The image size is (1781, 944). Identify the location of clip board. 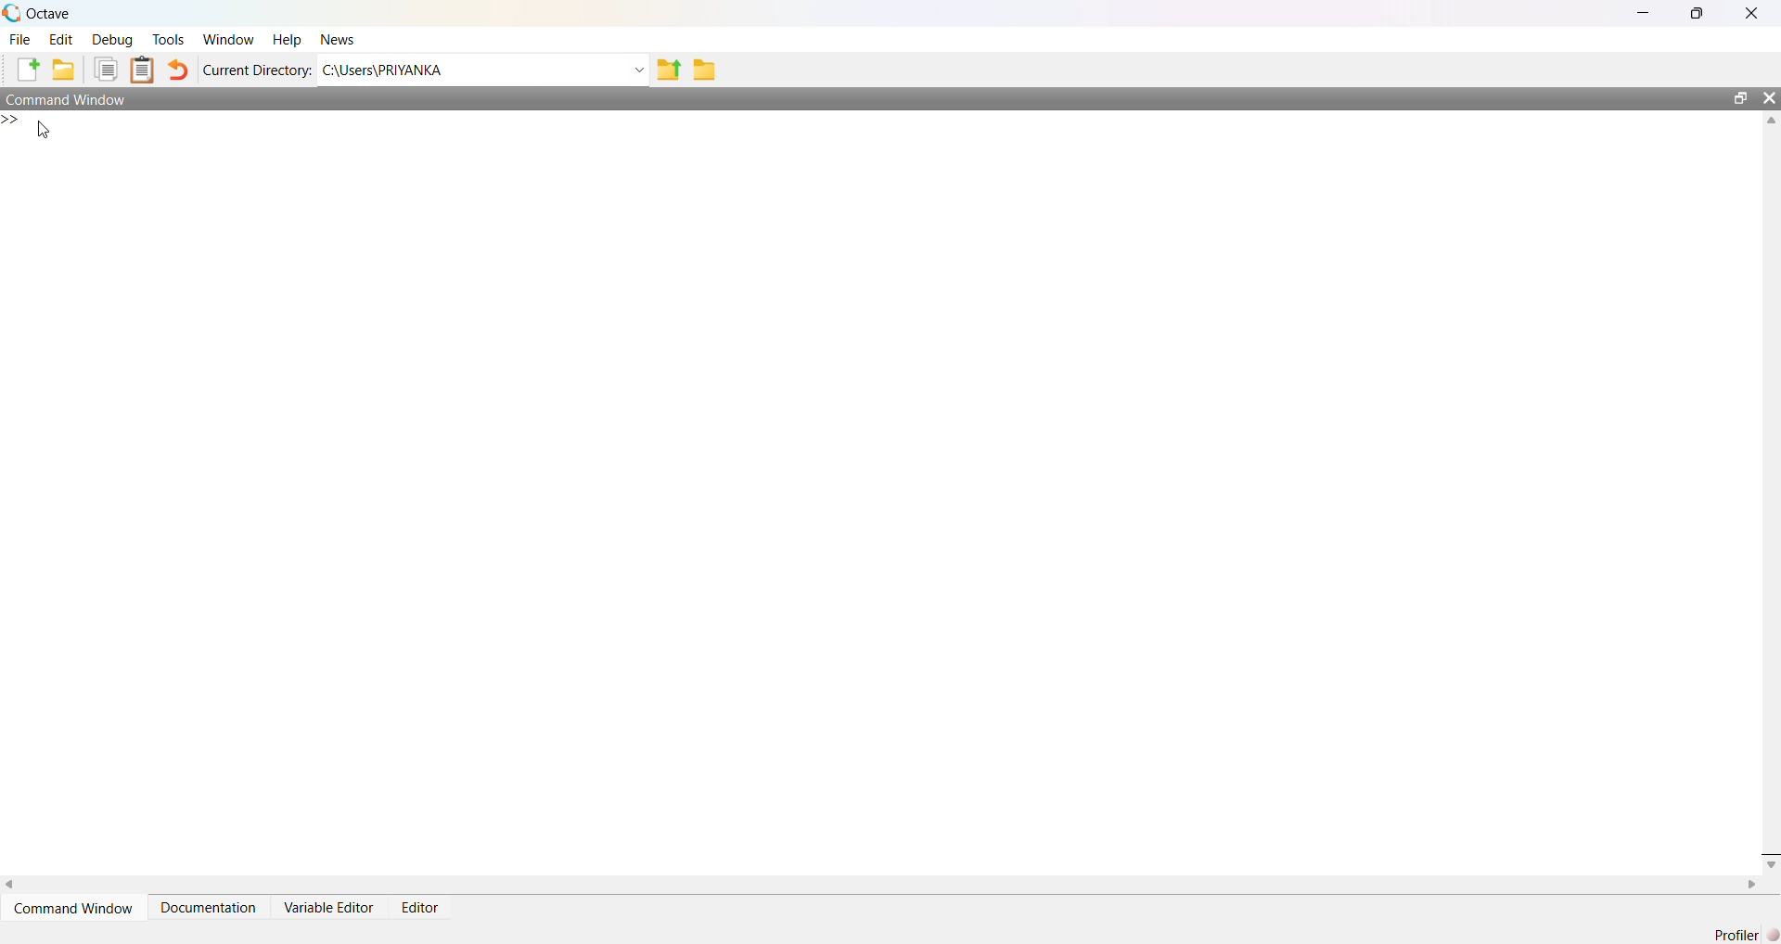
(142, 69).